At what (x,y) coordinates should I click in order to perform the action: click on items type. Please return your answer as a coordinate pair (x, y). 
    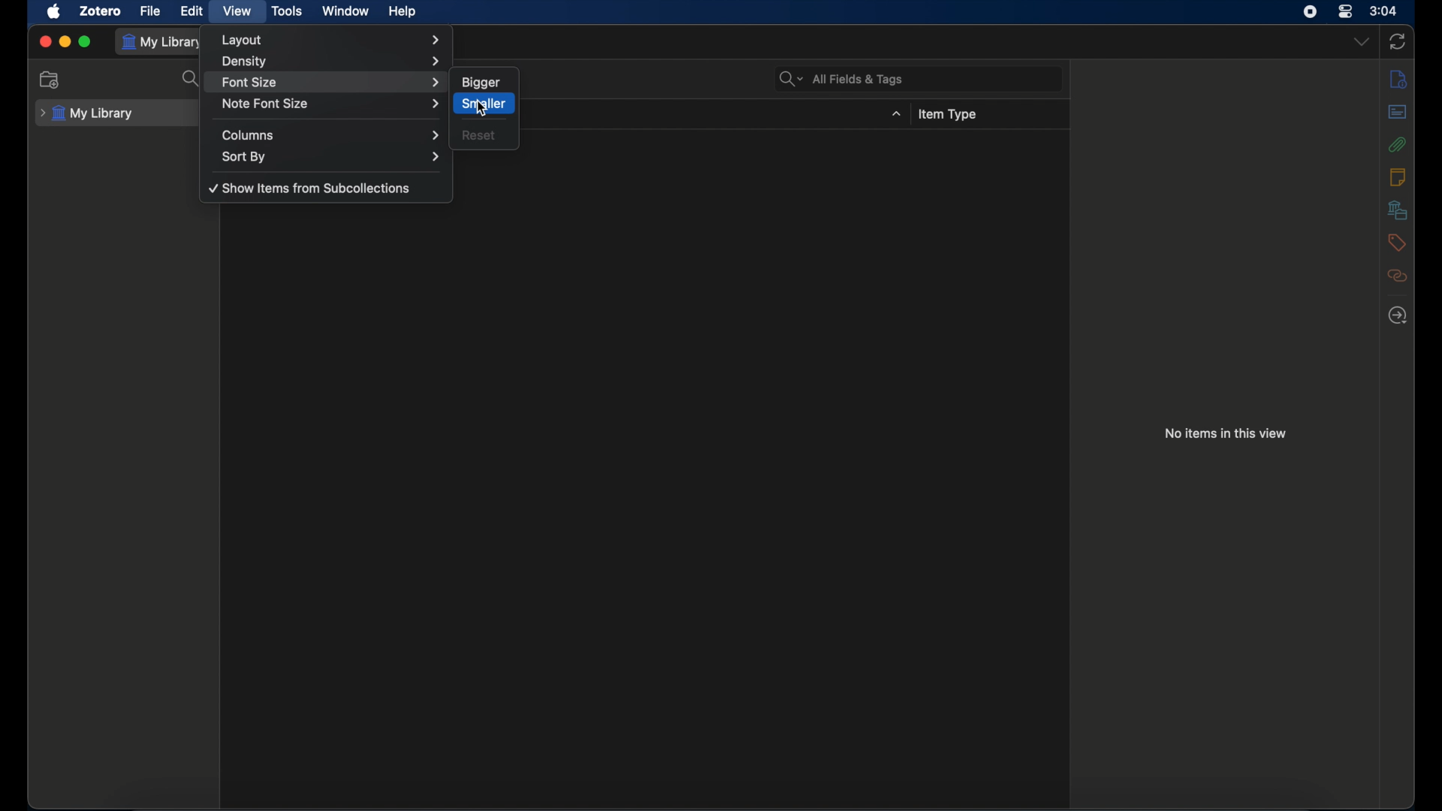
    Looking at the image, I should click on (948, 114).